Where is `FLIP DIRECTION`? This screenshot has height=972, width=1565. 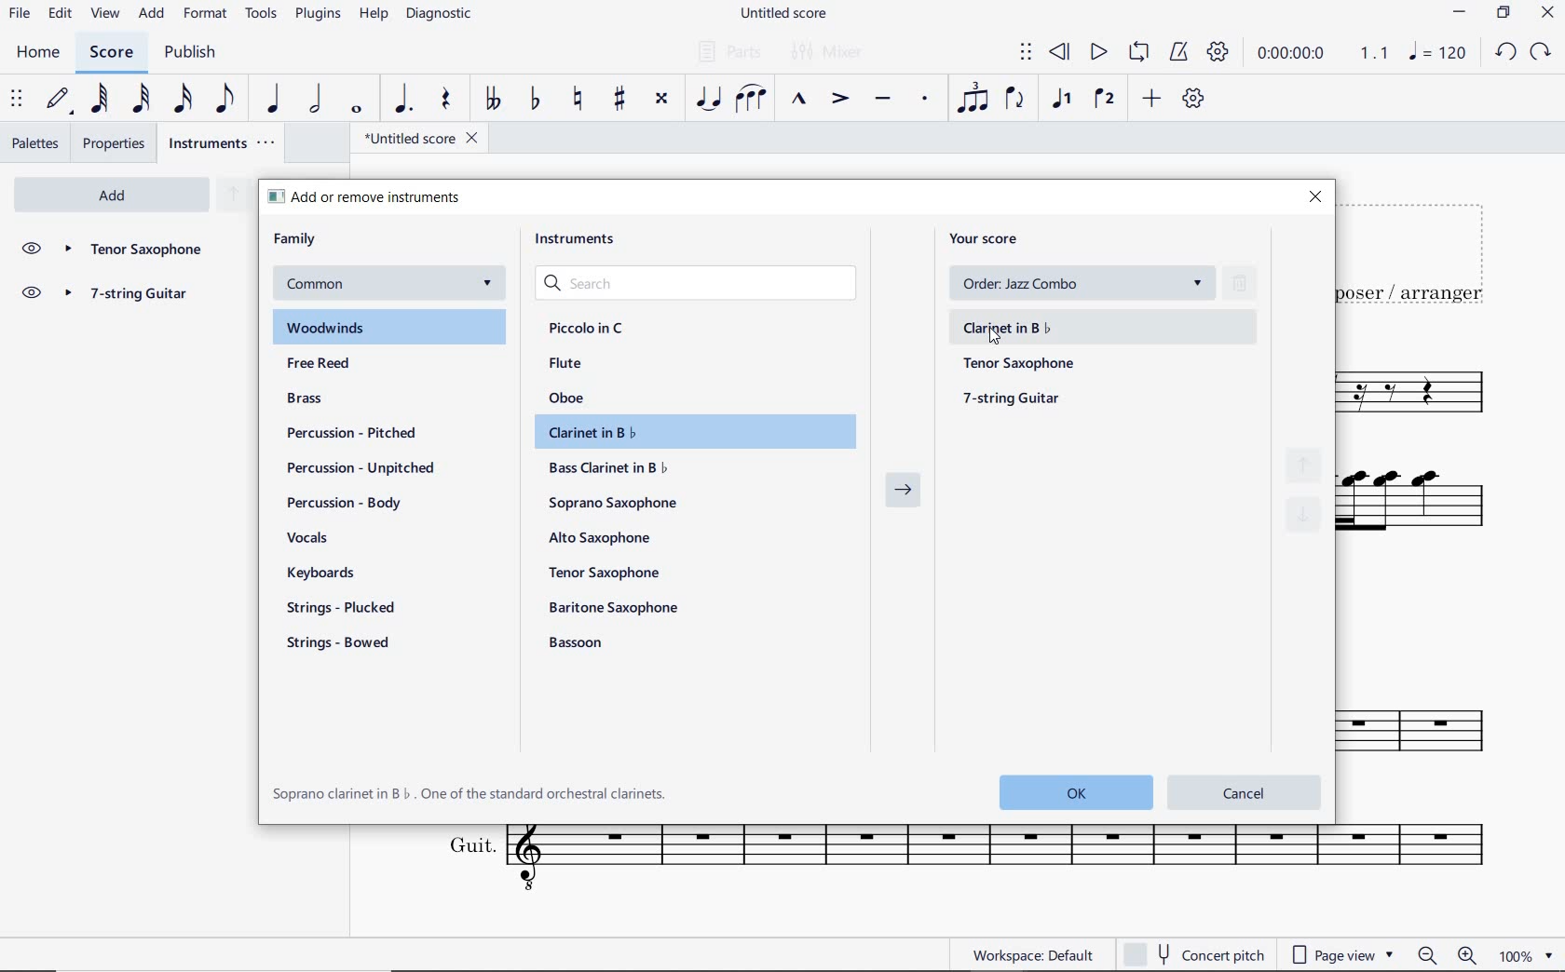 FLIP DIRECTION is located at coordinates (1015, 100).